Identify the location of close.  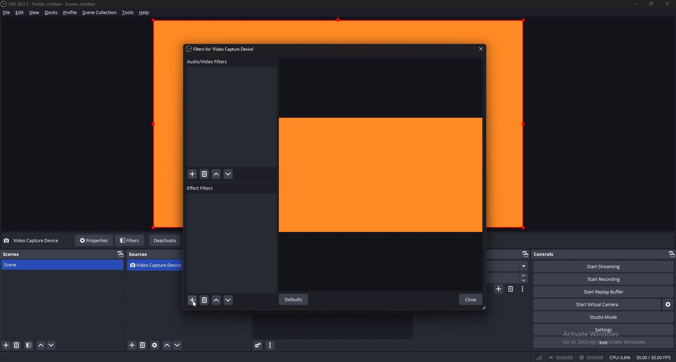
(668, 4).